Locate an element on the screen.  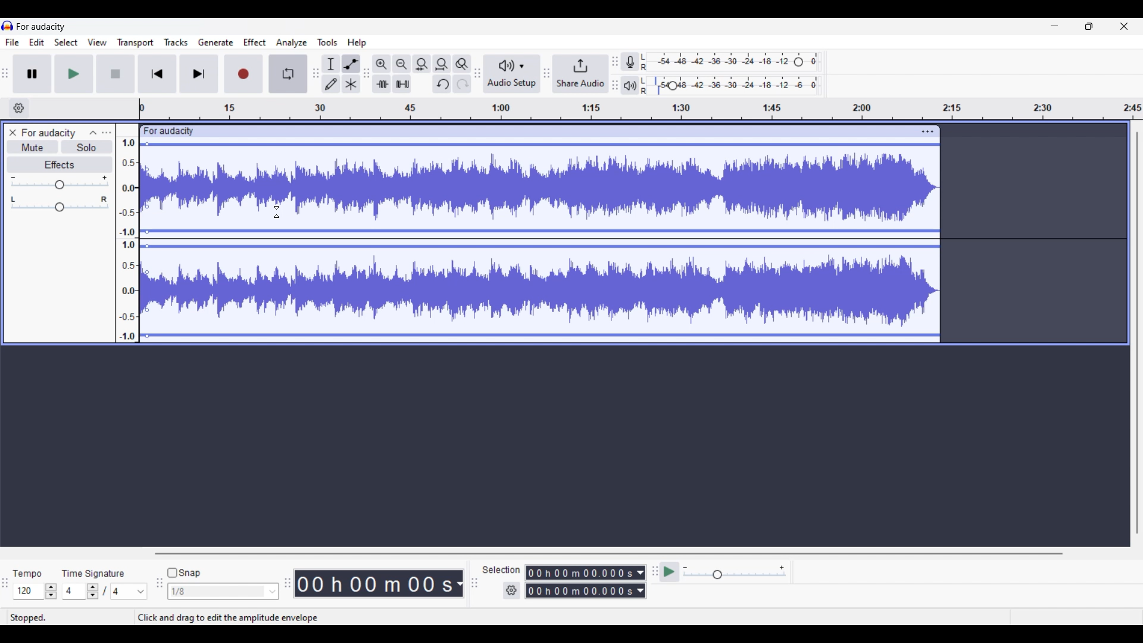
Redo is located at coordinates (463, 83).